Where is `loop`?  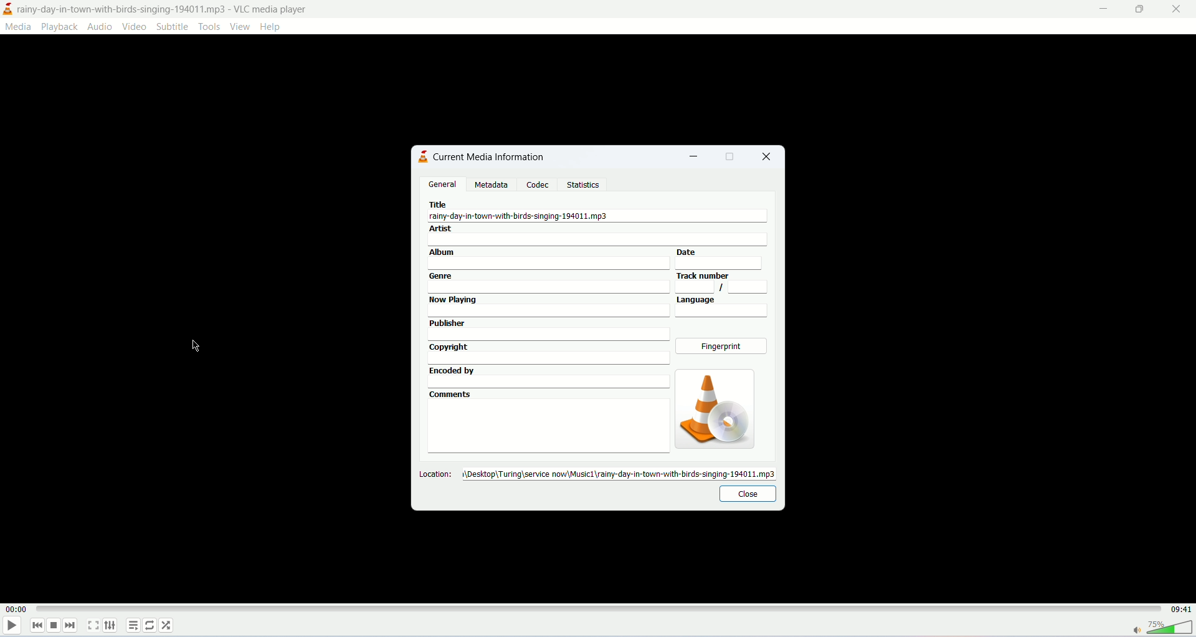 loop is located at coordinates (151, 625).